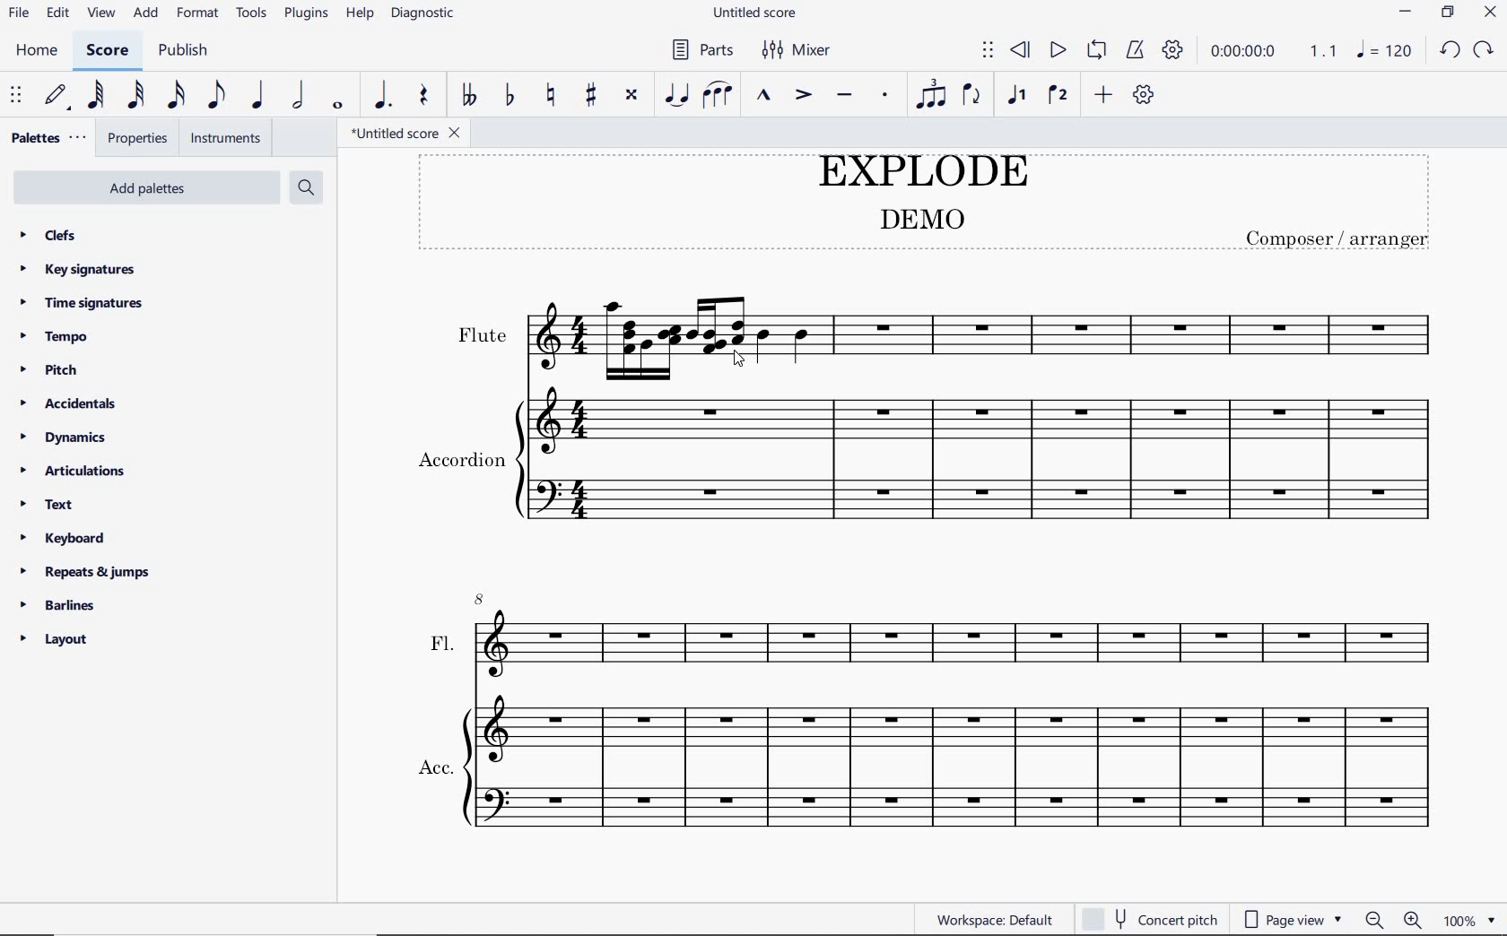  I want to click on customize toolbar, so click(1146, 94).